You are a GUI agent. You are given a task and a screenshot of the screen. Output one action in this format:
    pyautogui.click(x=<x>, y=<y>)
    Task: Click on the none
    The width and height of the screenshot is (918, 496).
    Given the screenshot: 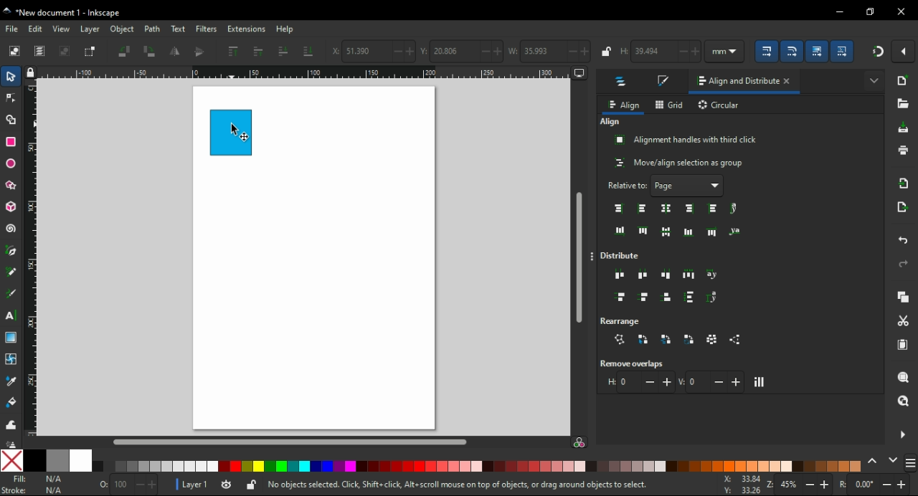 What is the action you would take?
    pyautogui.click(x=12, y=460)
    